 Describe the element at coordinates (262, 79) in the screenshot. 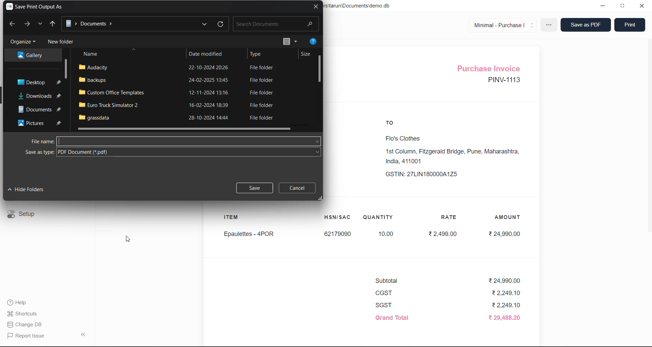

I see `File folder` at that location.